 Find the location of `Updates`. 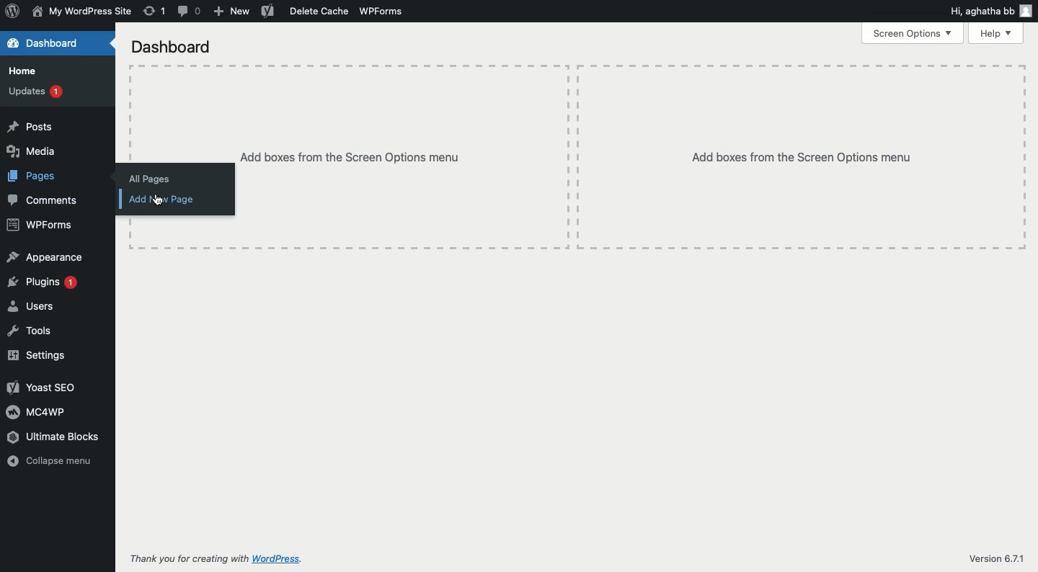

Updates is located at coordinates (35, 90).